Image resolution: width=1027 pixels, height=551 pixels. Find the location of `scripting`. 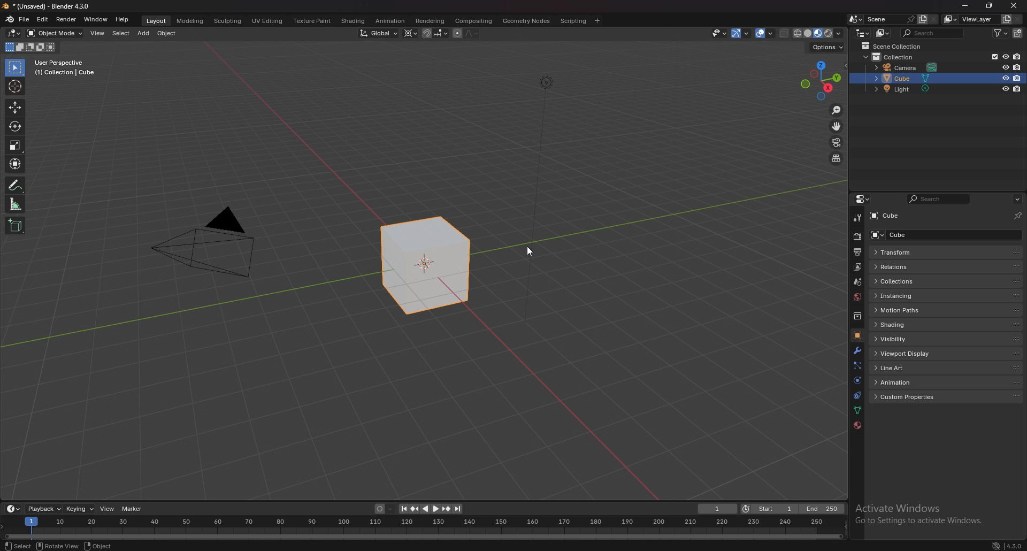

scripting is located at coordinates (573, 21).